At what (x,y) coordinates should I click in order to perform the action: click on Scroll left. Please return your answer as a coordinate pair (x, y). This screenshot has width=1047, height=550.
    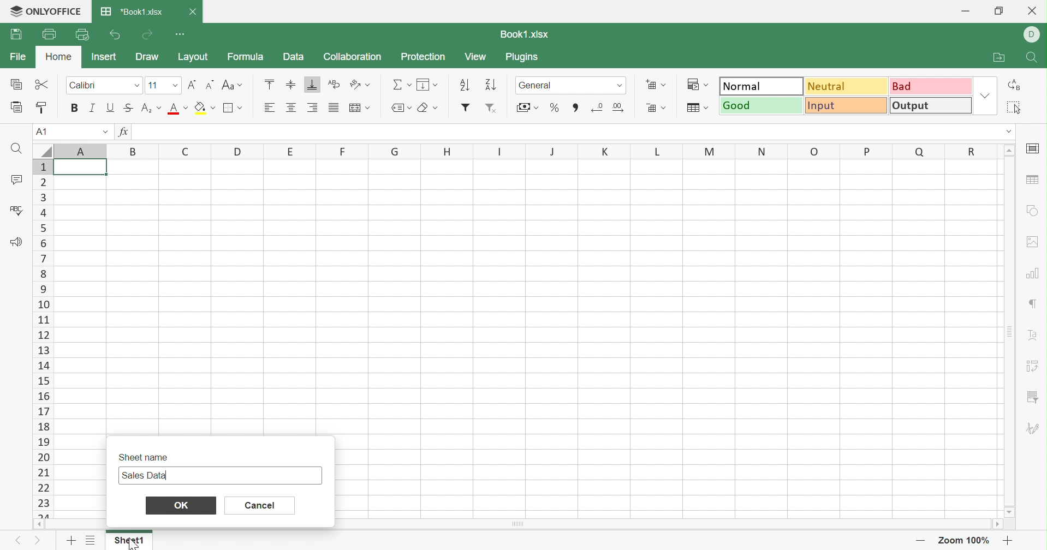
    Looking at the image, I should click on (43, 524).